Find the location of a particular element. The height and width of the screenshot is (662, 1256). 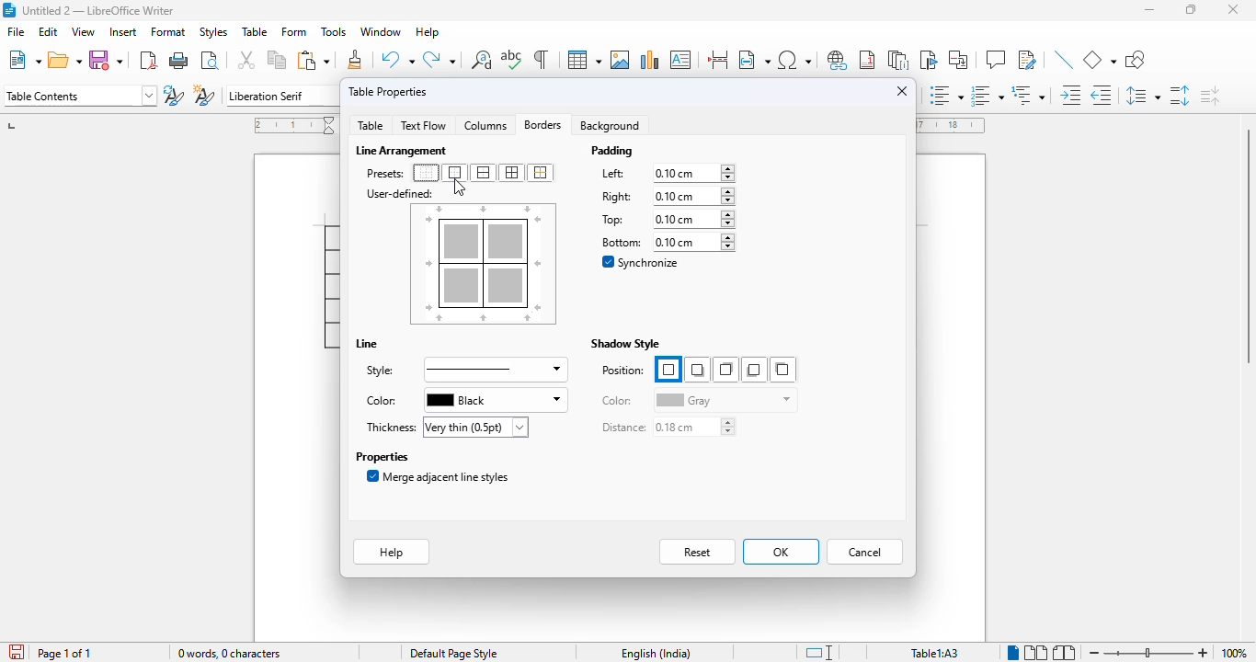

close is located at coordinates (1235, 9).